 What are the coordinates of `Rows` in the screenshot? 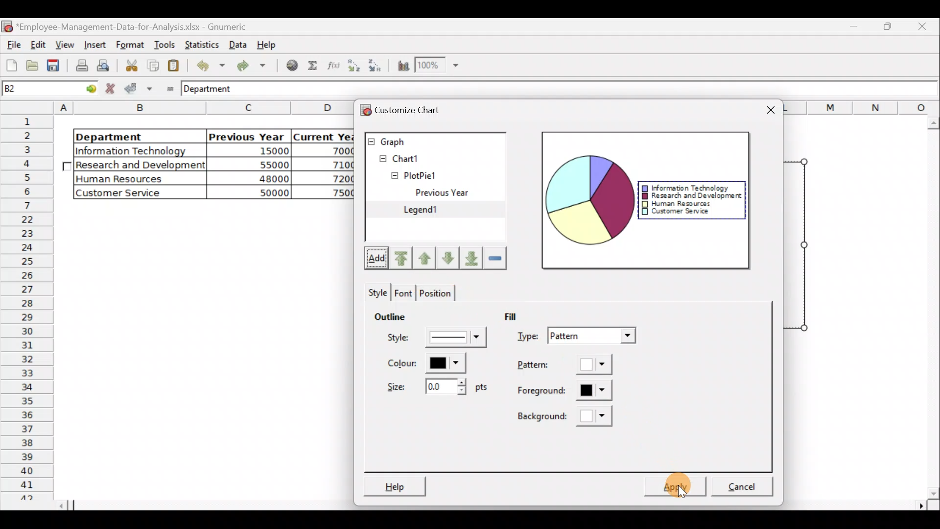 It's located at (29, 307).